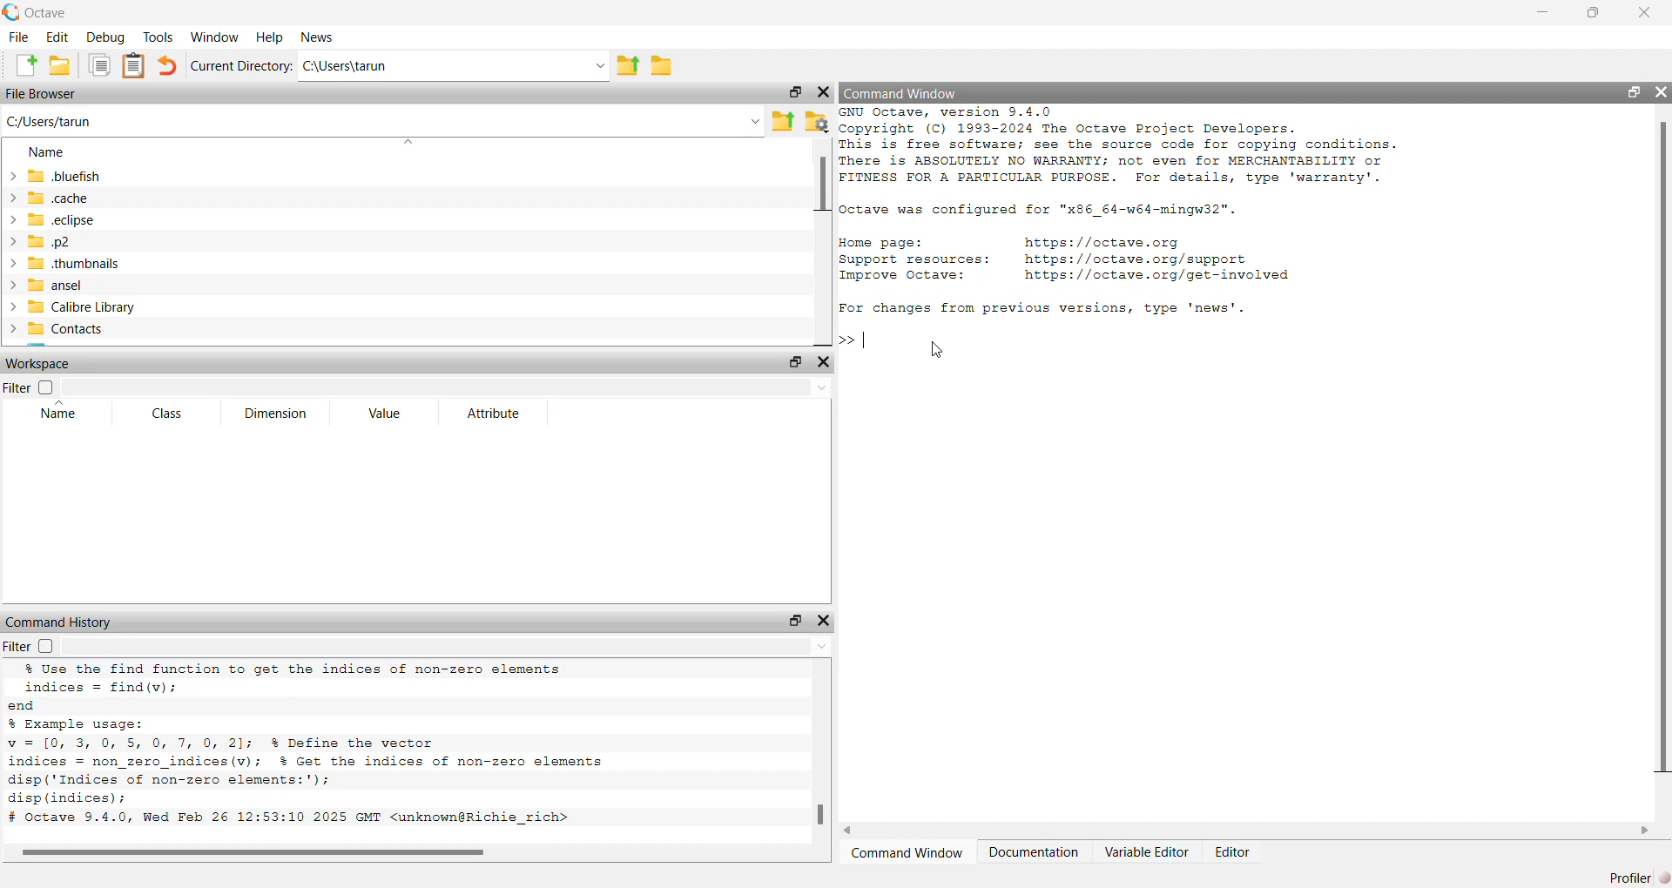 The height and width of the screenshot is (888, 1672). Describe the element at coordinates (663, 69) in the screenshot. I see `folder` at that location.